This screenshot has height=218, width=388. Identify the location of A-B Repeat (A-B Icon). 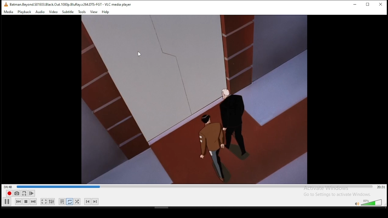
(25, 193).